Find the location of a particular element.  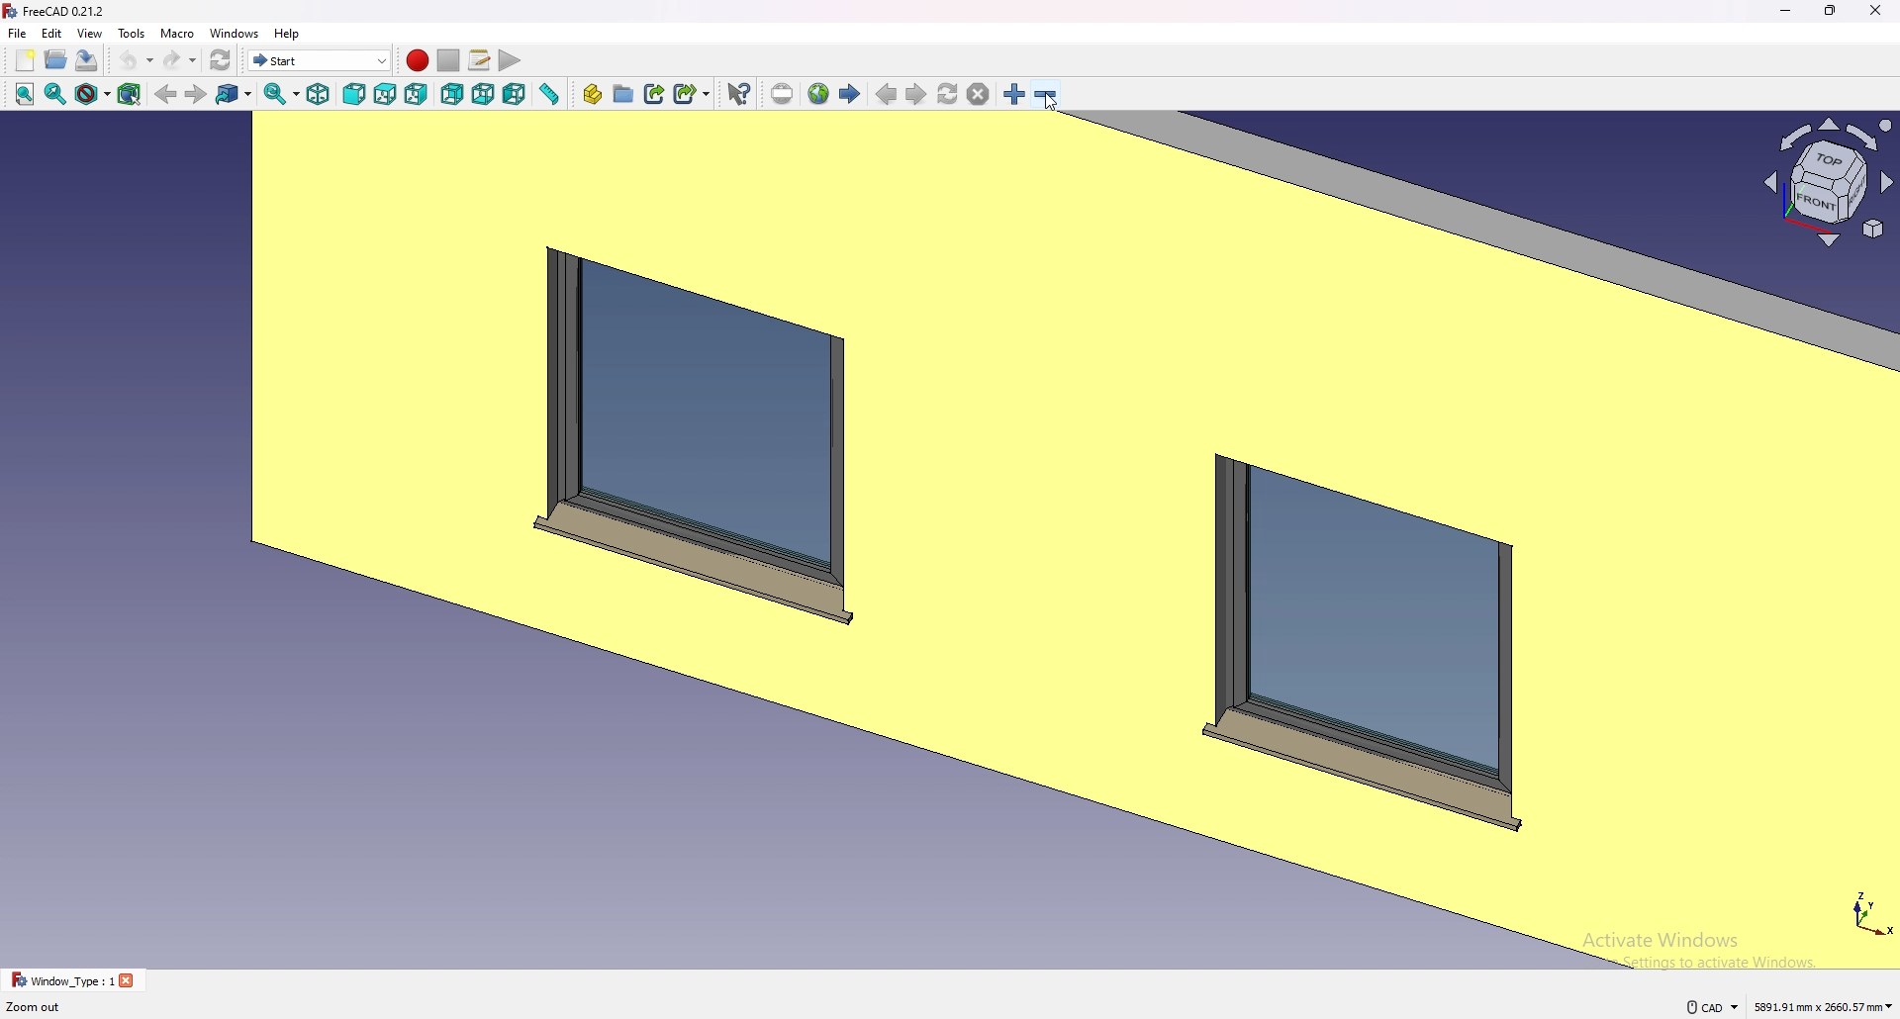

stop loading is located at coordinates (979, 95).